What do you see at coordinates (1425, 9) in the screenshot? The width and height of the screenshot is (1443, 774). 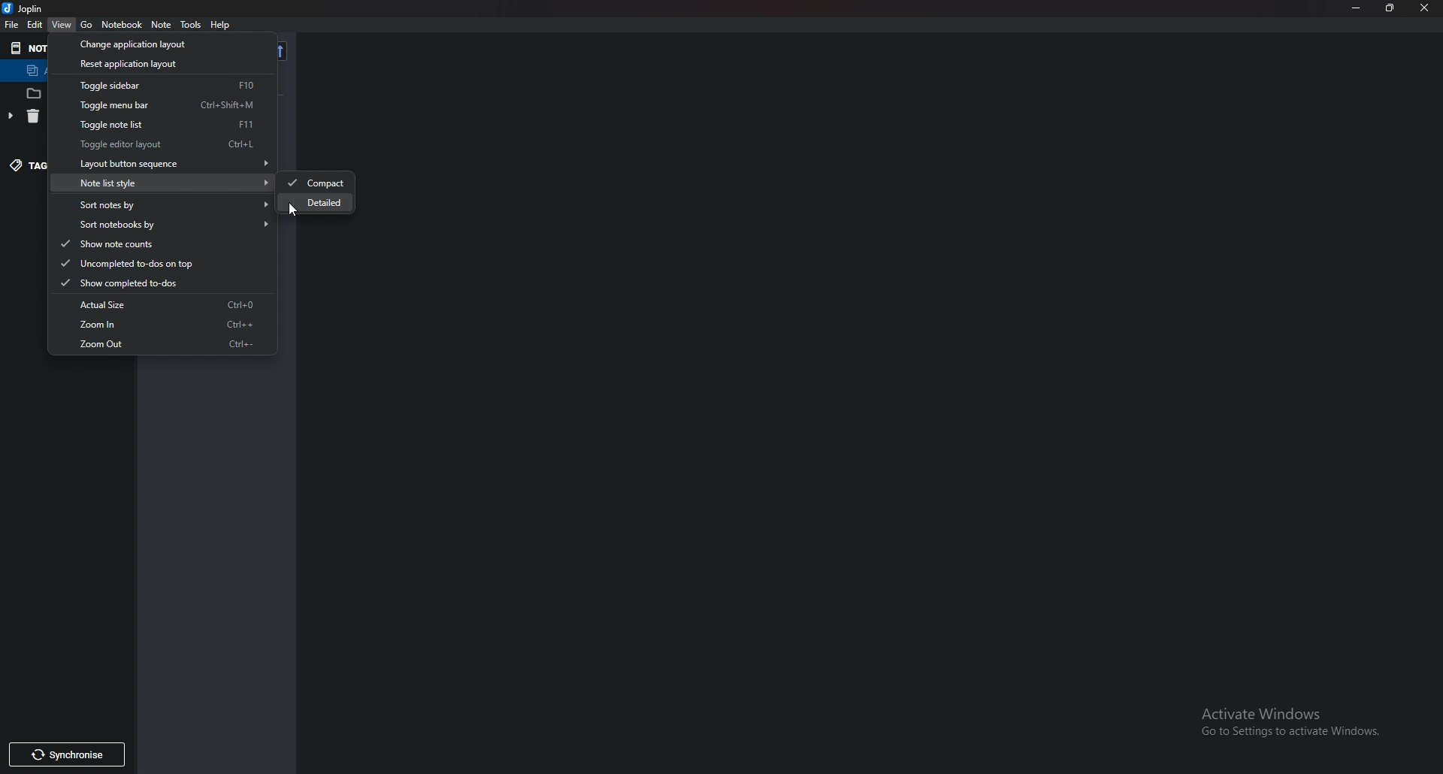 I see `close` at bounding box center [1425, 9].